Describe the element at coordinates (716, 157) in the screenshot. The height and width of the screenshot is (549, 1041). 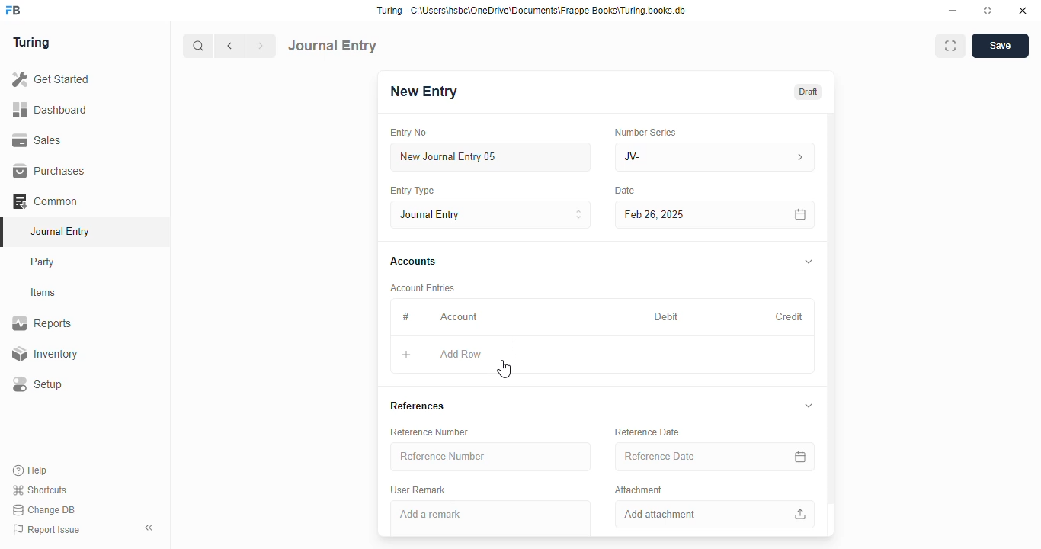
I see `JV-` at that location.